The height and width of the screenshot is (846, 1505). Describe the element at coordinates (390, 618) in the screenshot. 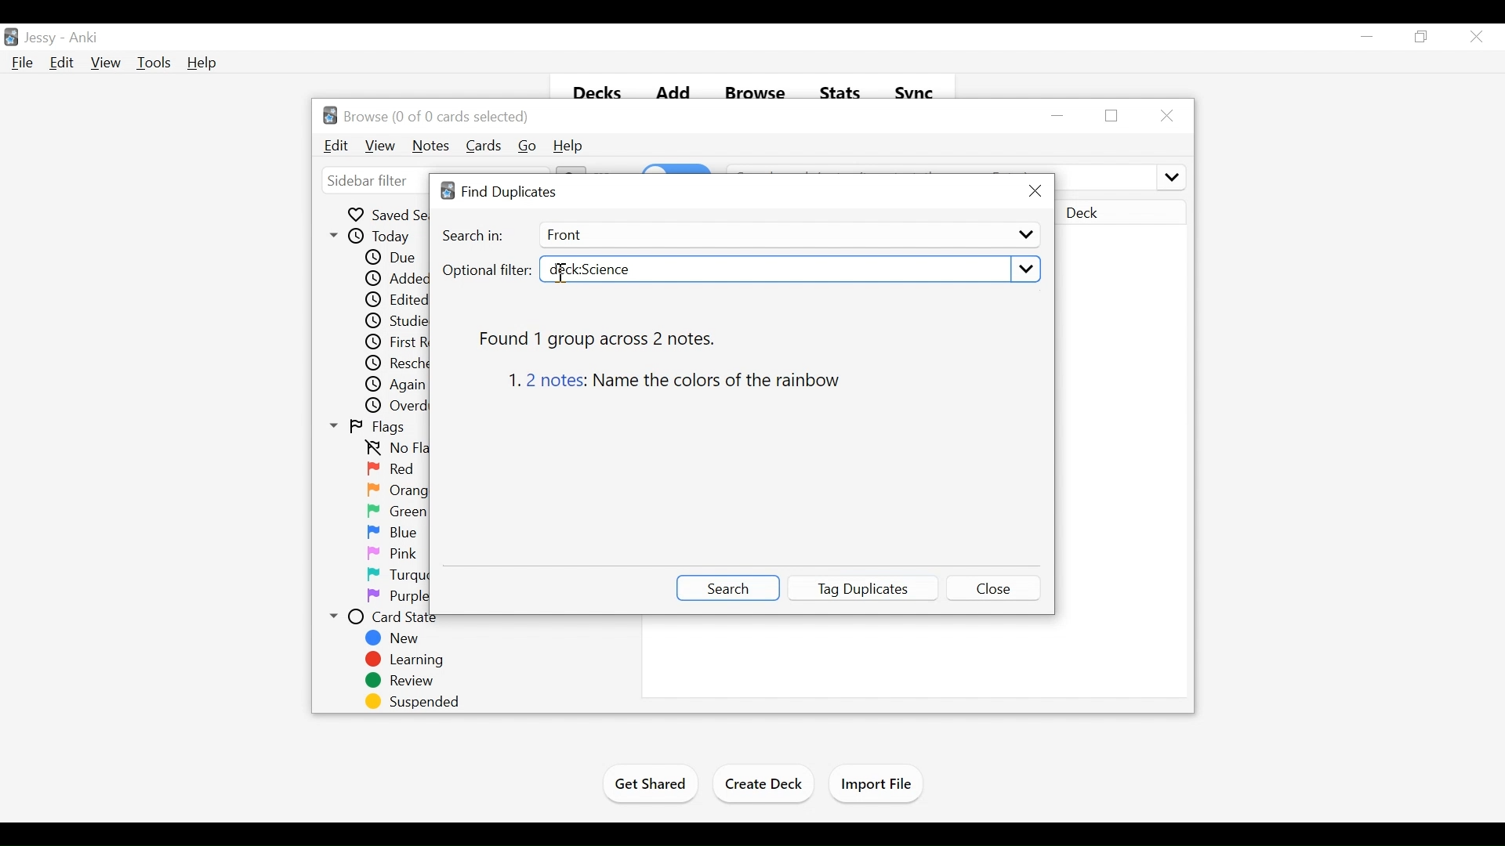

I see `Card State` at that location.